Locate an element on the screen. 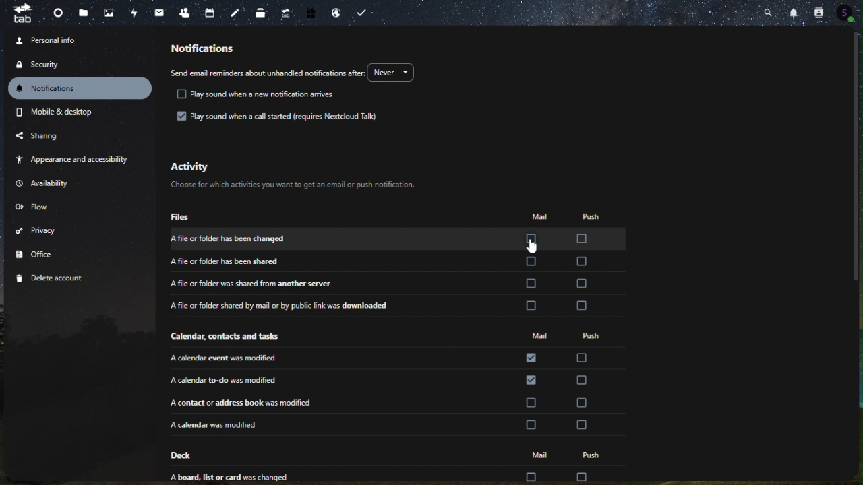 The height and width of the screenshot is (485, 863). cursor is located at coordinates (533, 247).